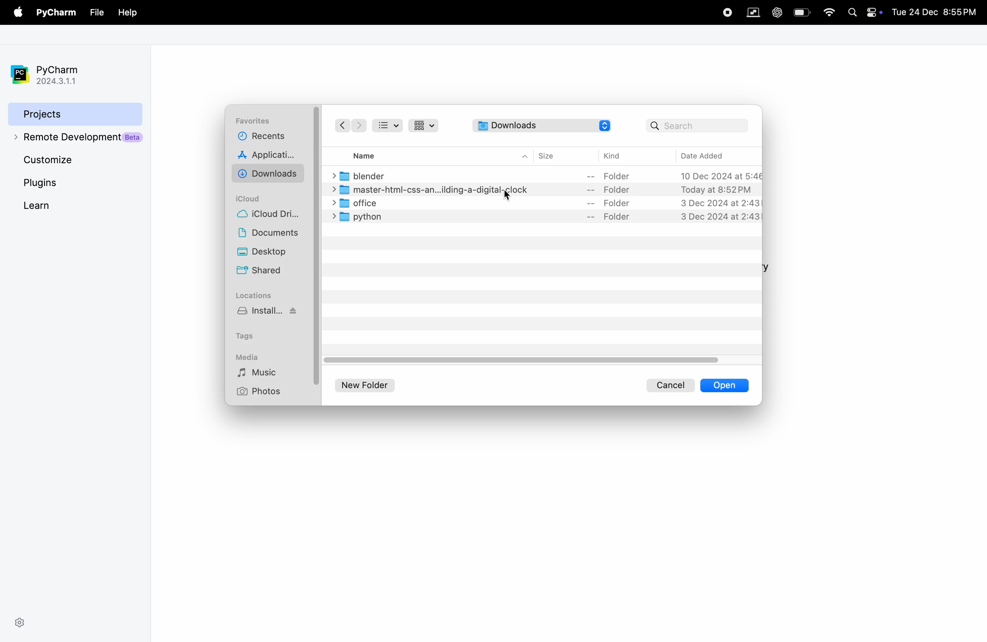  I want to click on downlaods, so click(270, 173).